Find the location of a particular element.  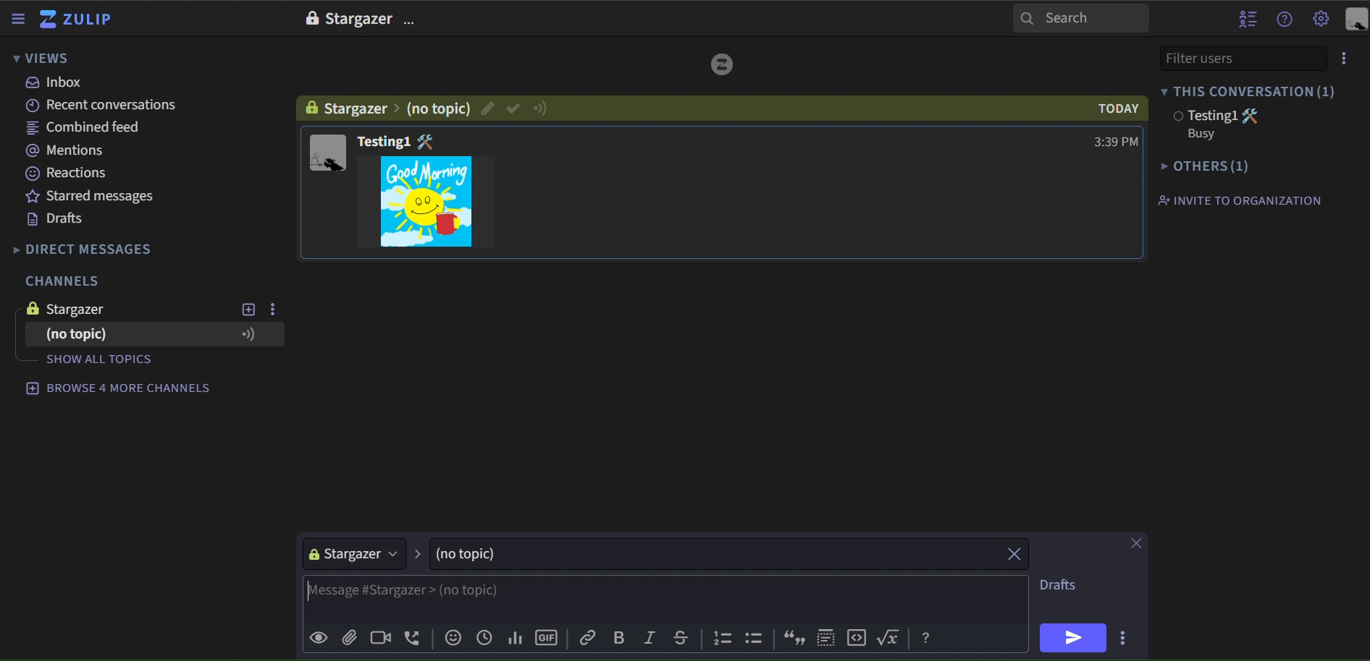

get help is located at coordinates (1285, 20).